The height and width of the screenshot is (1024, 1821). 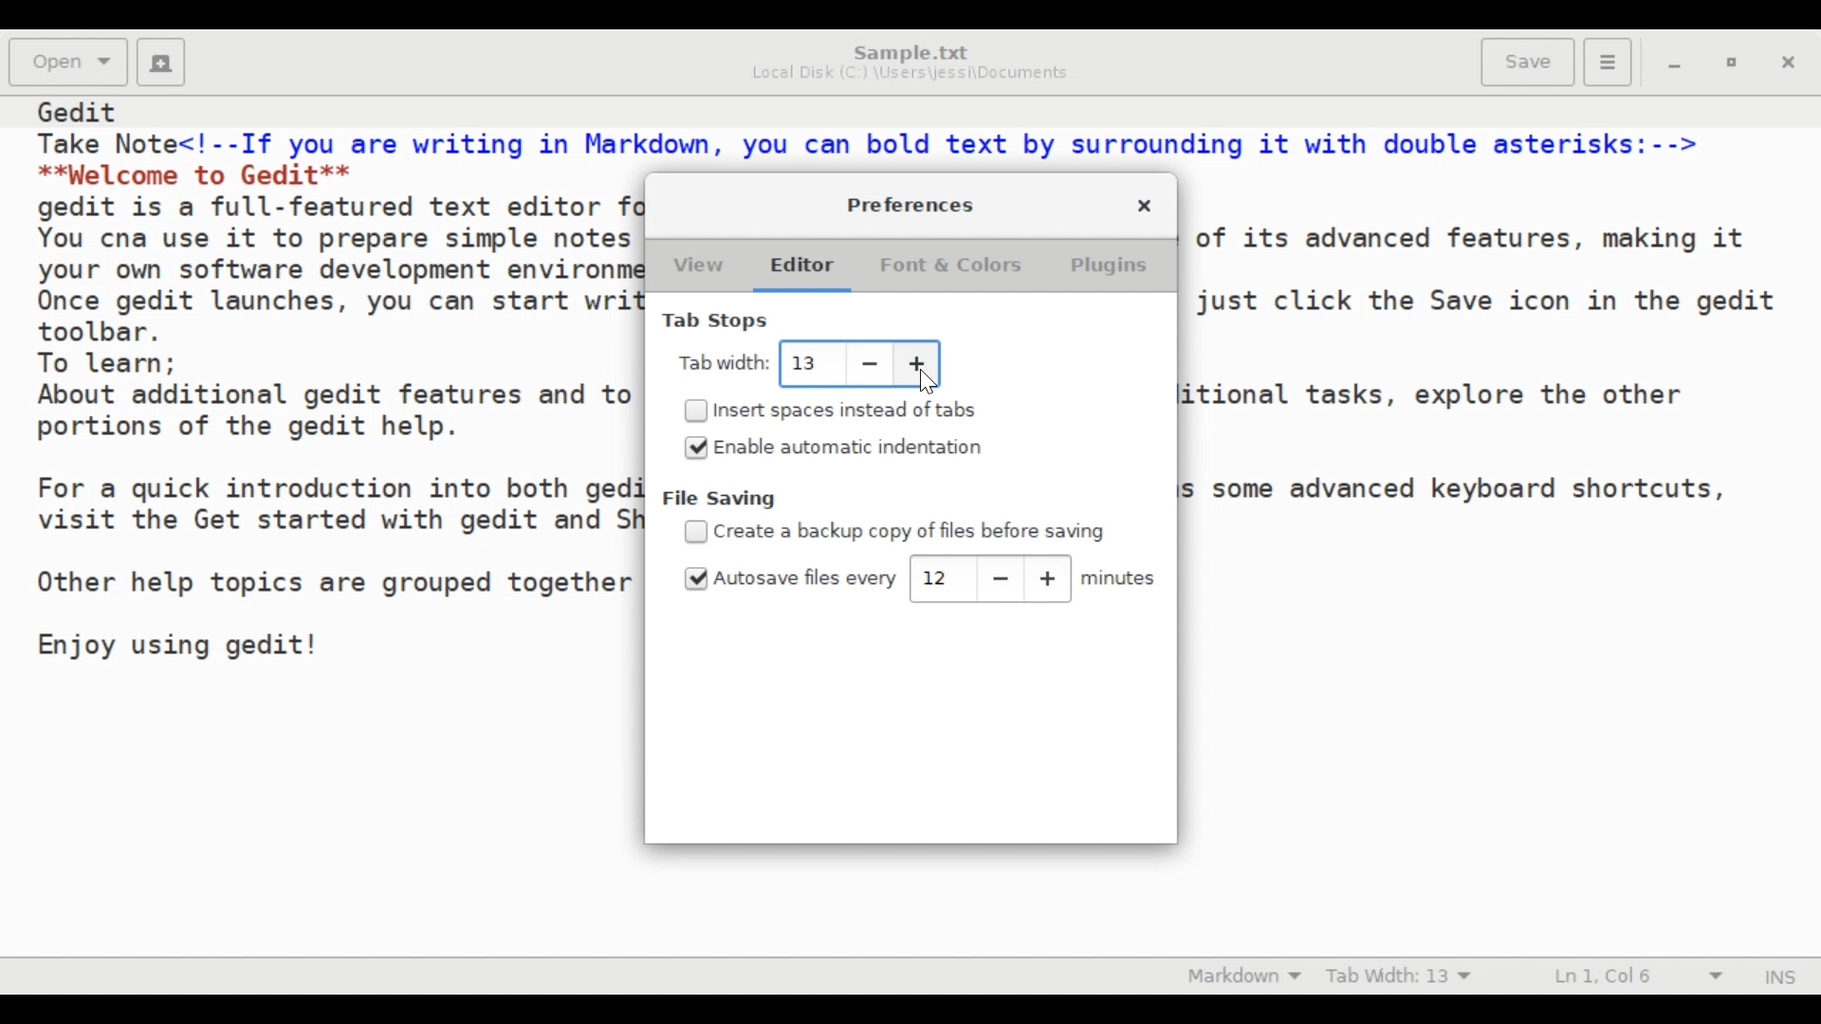 What do you see at coordinates (163, 63) in the screenshot?
I see `Create a new document` at bounding box center [163, 63].